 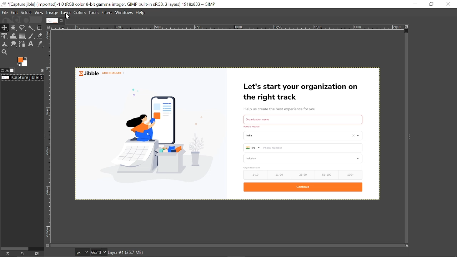 What do you see at coordinates (14, 36) in the screenshot?
I see `Wrap text tool` at bounding box center [14, 36].